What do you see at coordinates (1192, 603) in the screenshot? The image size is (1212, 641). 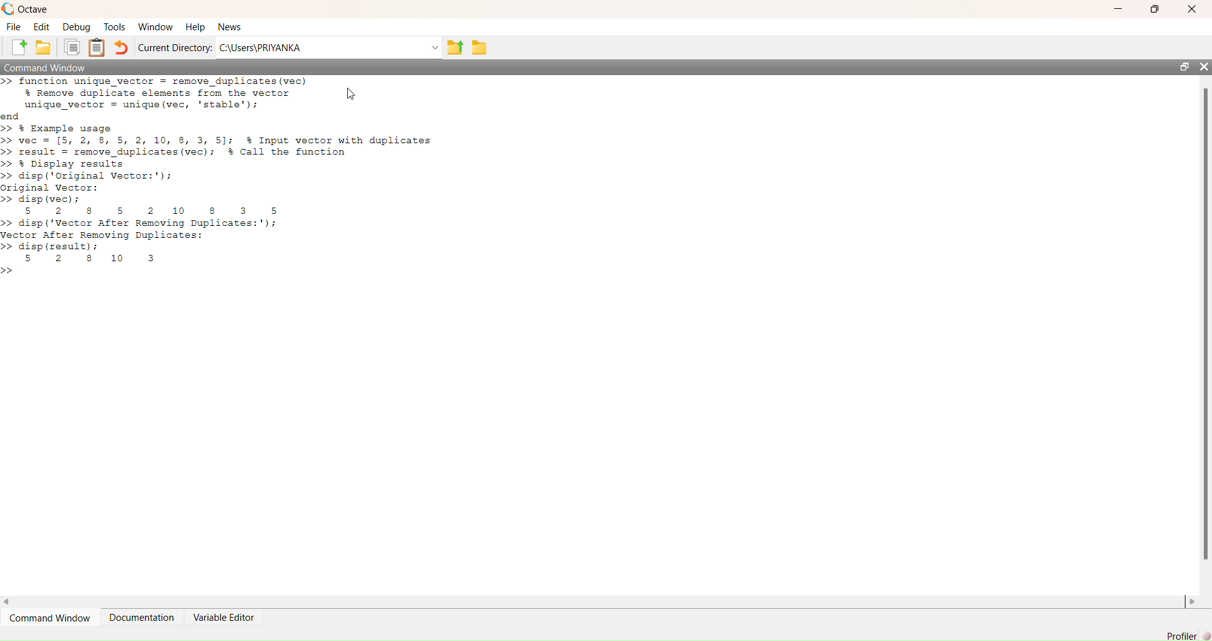 I see `scroll right` at bounding box center [1192, 603].